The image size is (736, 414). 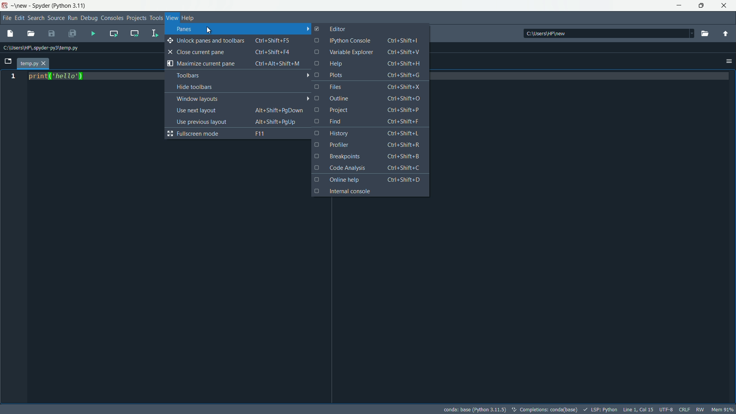 What do you see at coordinates (369, 168) in the screenshot?
I see `code analysis` at bounding box center [369, 168].